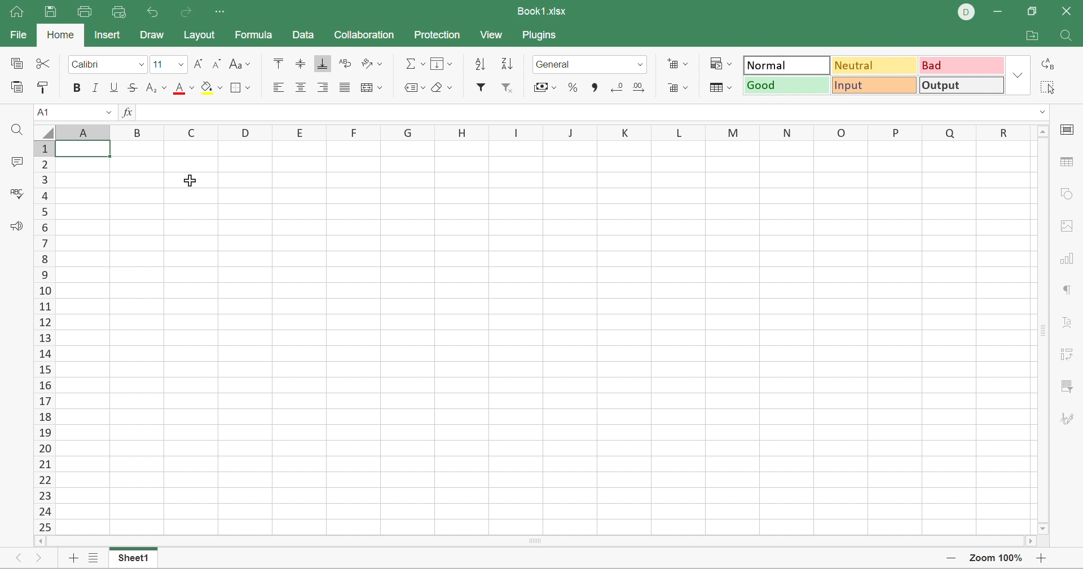  Describe the element at coordinates (218, 64) in the screenshot. I see `Decrement font size` at that location.